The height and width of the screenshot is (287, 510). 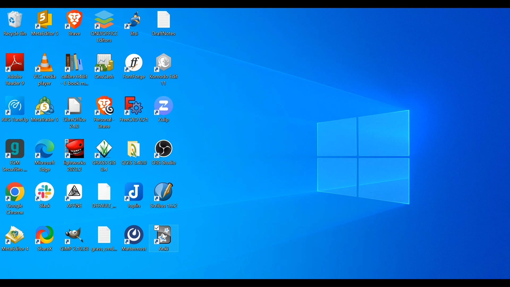 What do you see at coordinates (76, 112) in the screenshot?
I see `LibreOffice Desktop icon` at bounding box center [76, 112].